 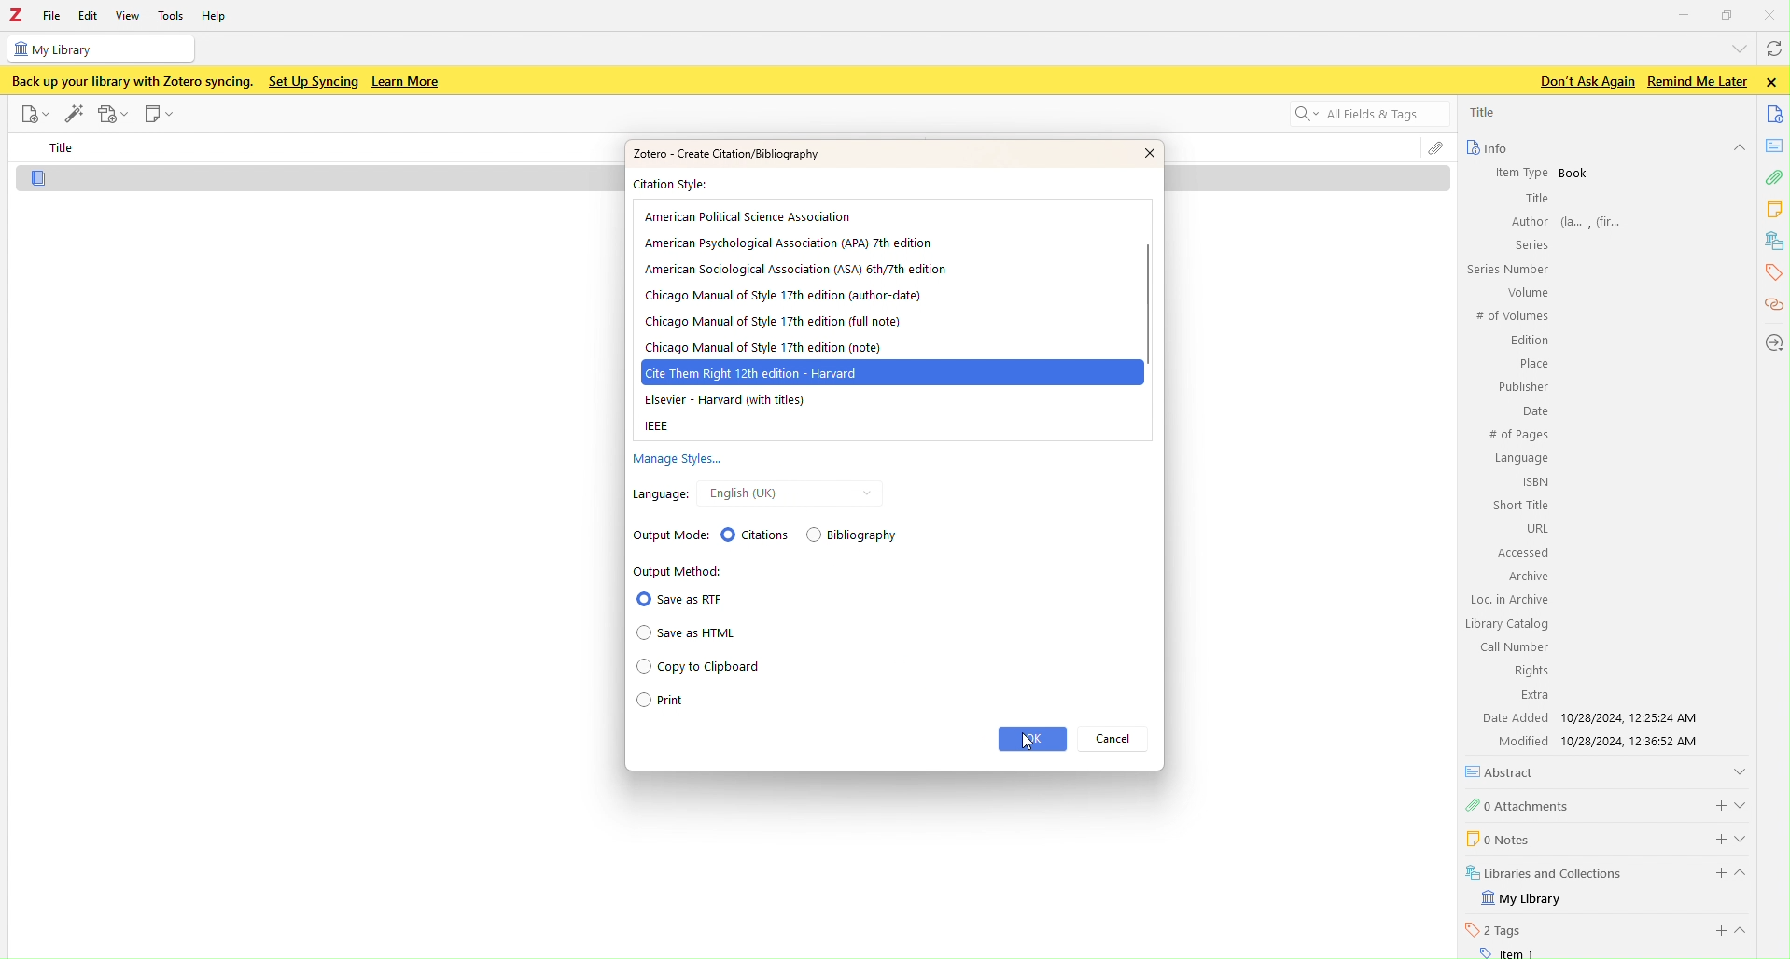 I want to click on record, so click(x=114, y=114).